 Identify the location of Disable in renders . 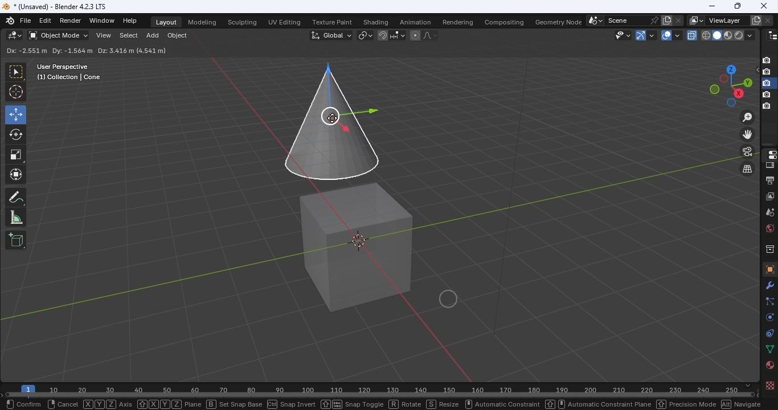
(767, 60).